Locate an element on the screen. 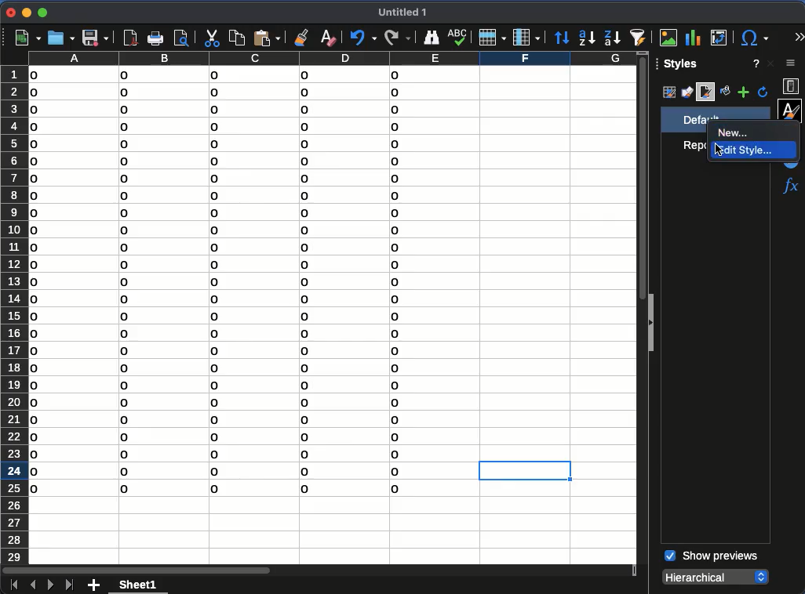 The height and width of the screenshot is (594, 805). paste is located at coordinates (268, 37).